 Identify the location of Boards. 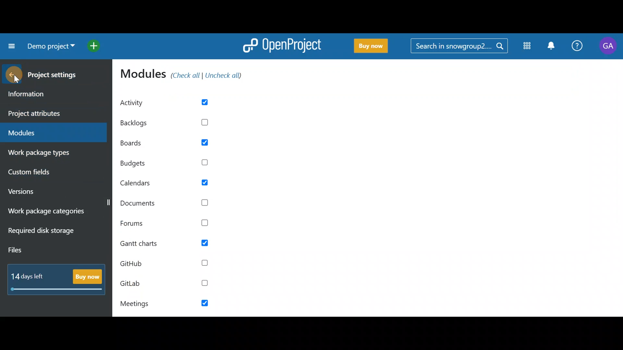
(169, 144).